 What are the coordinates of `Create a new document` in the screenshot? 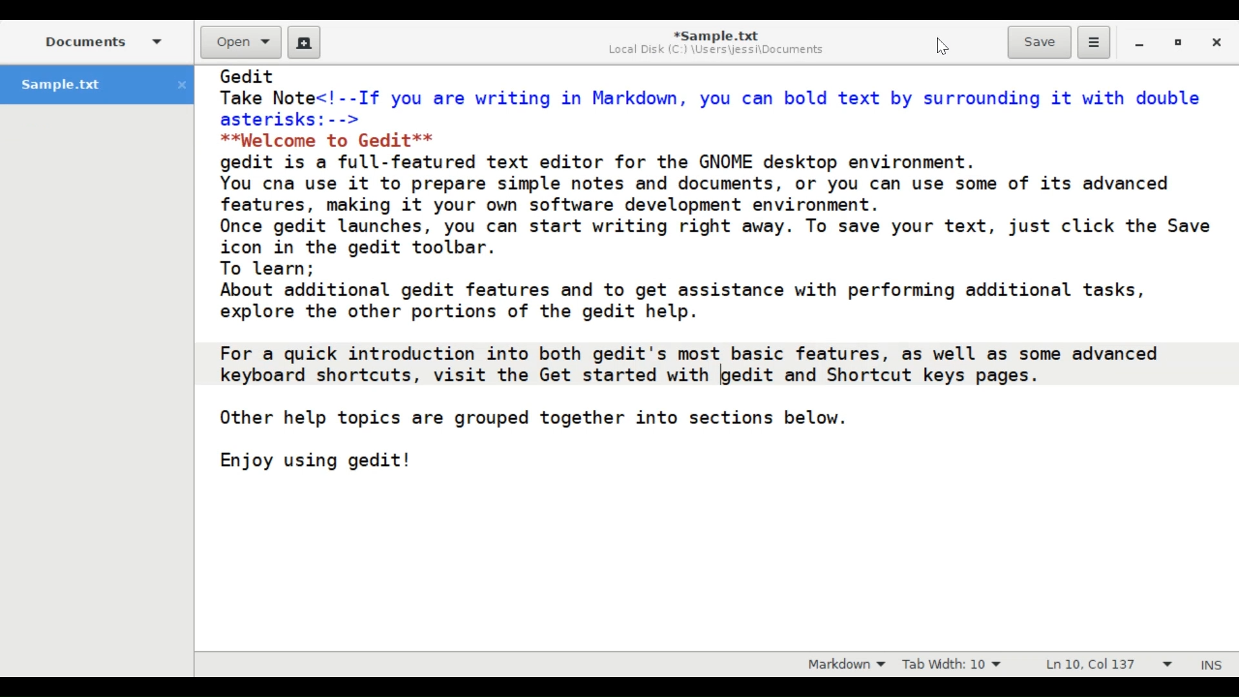 It's located at (303, 42).